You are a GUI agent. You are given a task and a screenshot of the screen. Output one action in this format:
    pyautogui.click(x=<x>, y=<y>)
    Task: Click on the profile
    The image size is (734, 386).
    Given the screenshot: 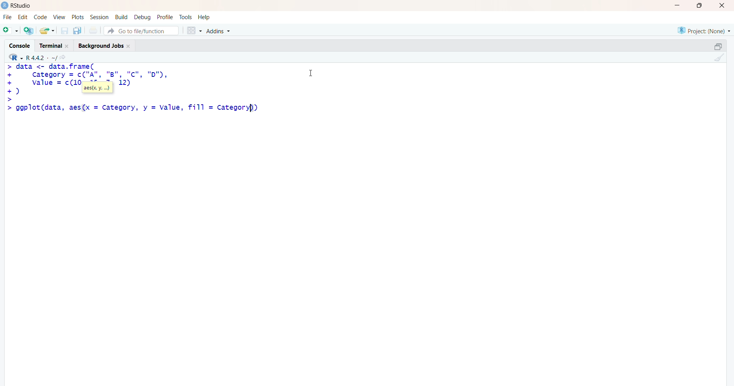 What is the action you would take?
    pyautogui.click(x=164, y=18)
    